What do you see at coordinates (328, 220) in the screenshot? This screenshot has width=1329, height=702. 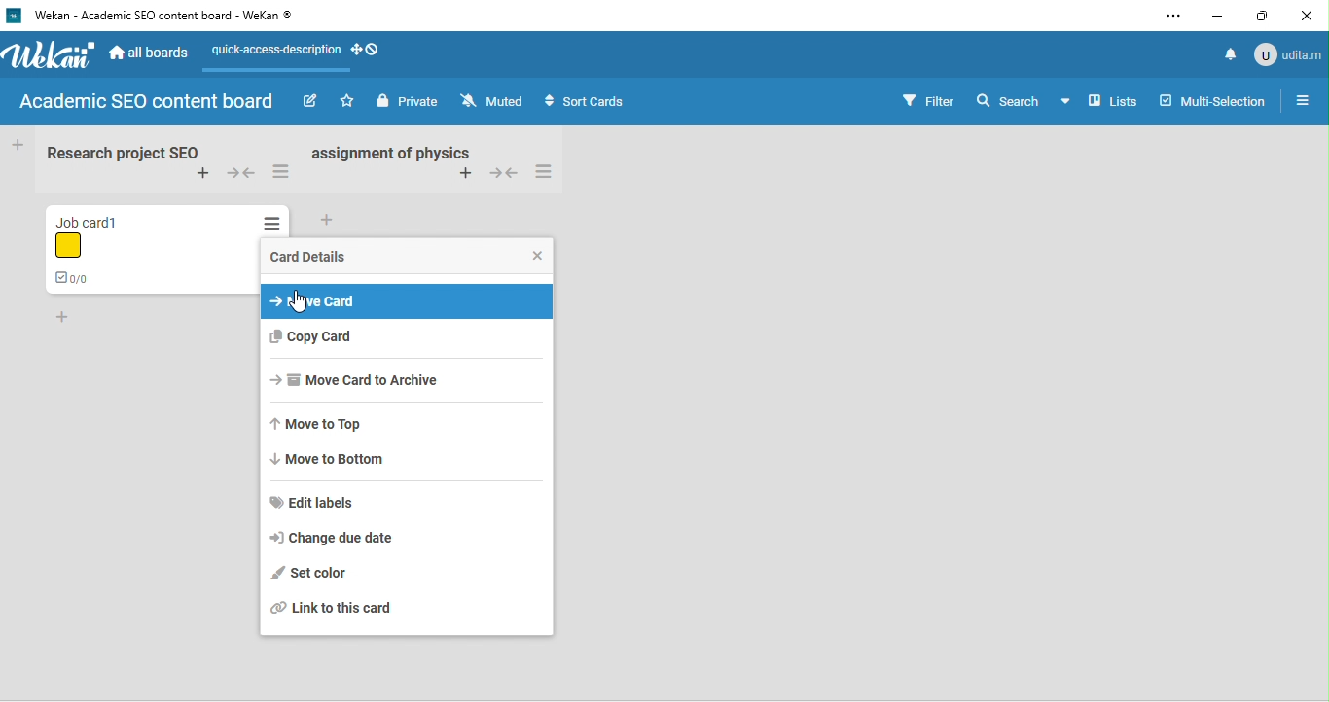 I see `add card` at bounding box center [328, 220].